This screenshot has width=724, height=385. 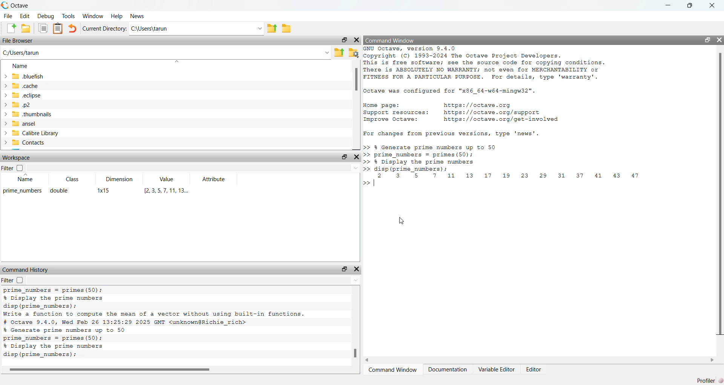 What do you see at coordinates (272, 29) in the screenshot?
I see `share folder` at bounding box center [272, 29].